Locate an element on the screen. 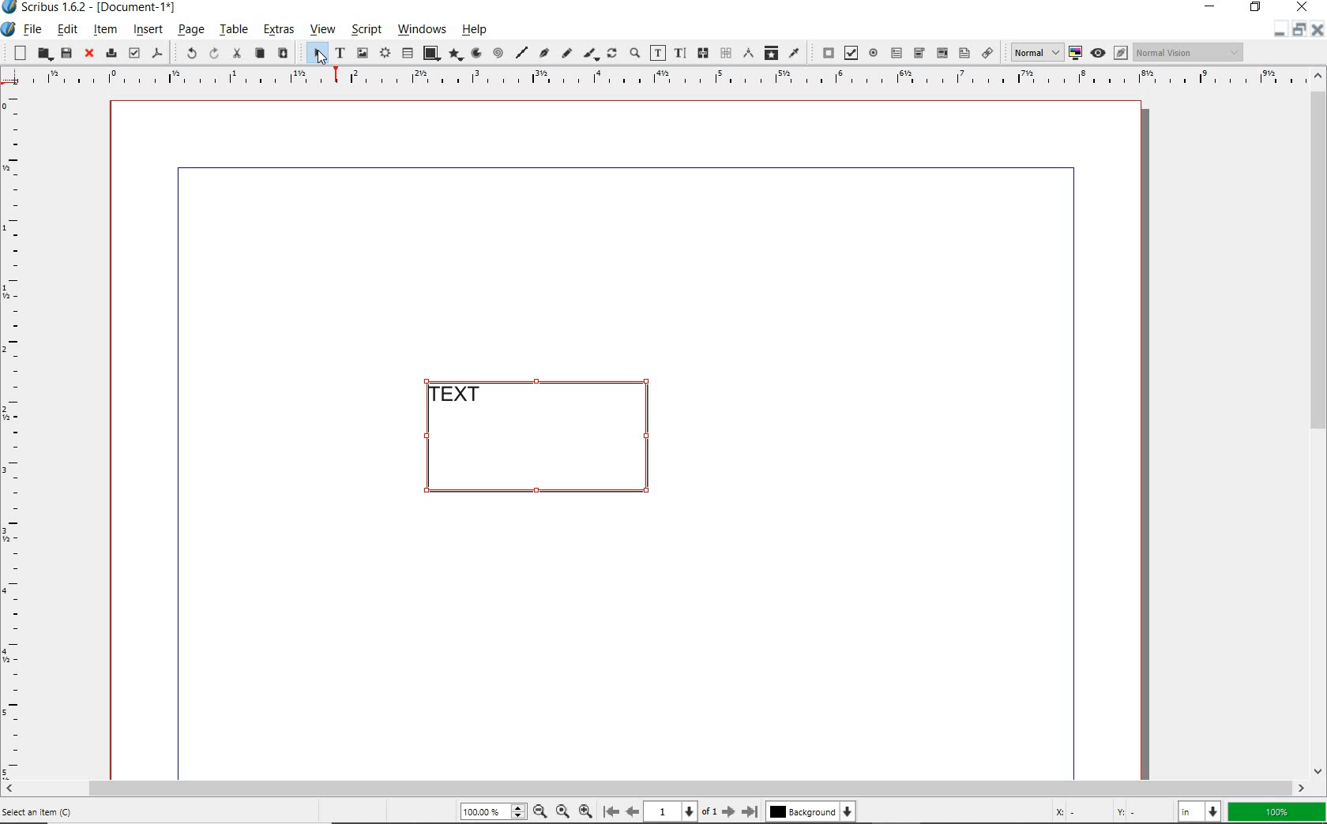 The image size is (1327, 824). unlink text frames is located at coordinates (726, 54).